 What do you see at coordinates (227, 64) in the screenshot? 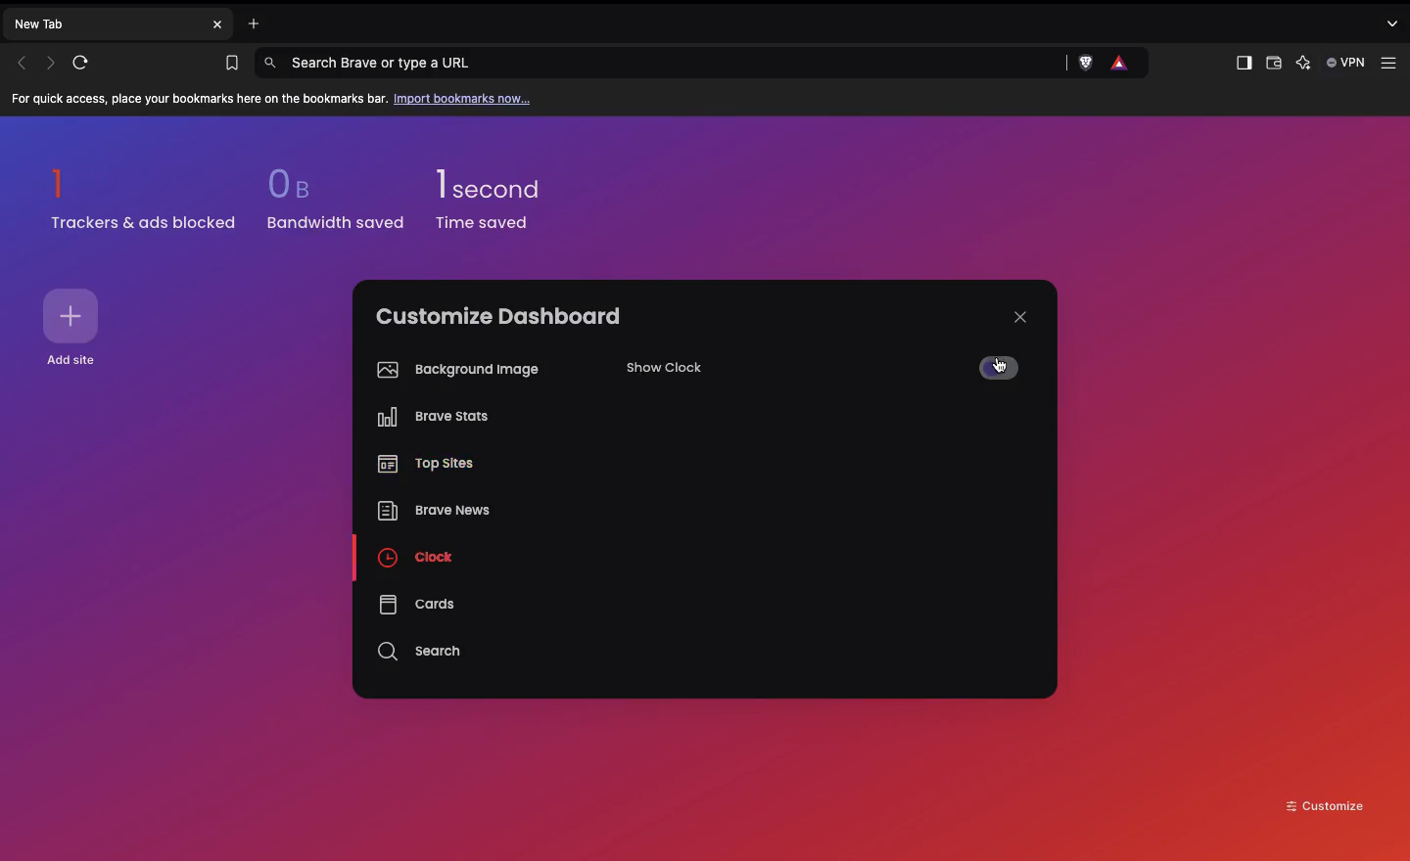
I see `Bookmarks` at bounding box center [227, 64].